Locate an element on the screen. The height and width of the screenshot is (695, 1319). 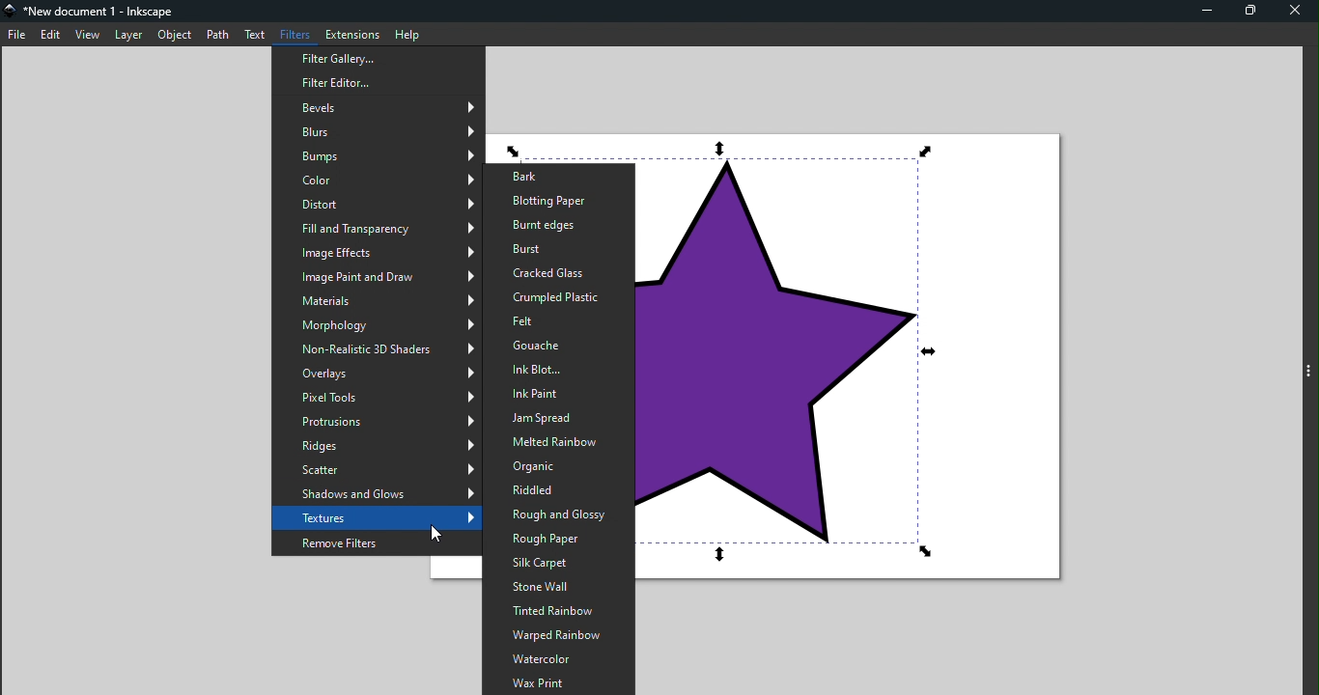
Distort is located at coordinates (376, 203).